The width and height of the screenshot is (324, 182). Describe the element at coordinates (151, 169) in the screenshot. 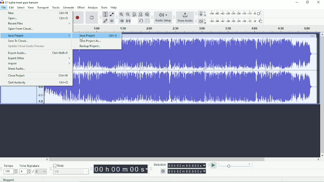

I see `Audacity selection toolbar` at that location.